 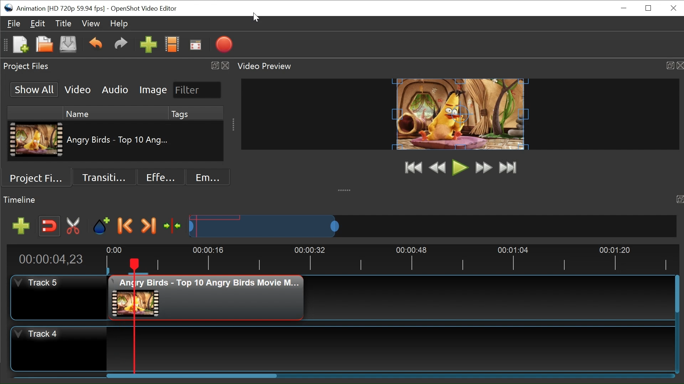 I want to click on Tags, so click(x=196, y=113).